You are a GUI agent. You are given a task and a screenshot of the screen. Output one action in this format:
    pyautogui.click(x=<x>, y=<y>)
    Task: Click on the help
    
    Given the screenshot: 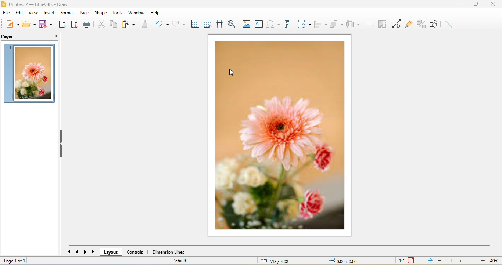 What is the action you would take?
    pyautogui.click(x=157, y=12)
    